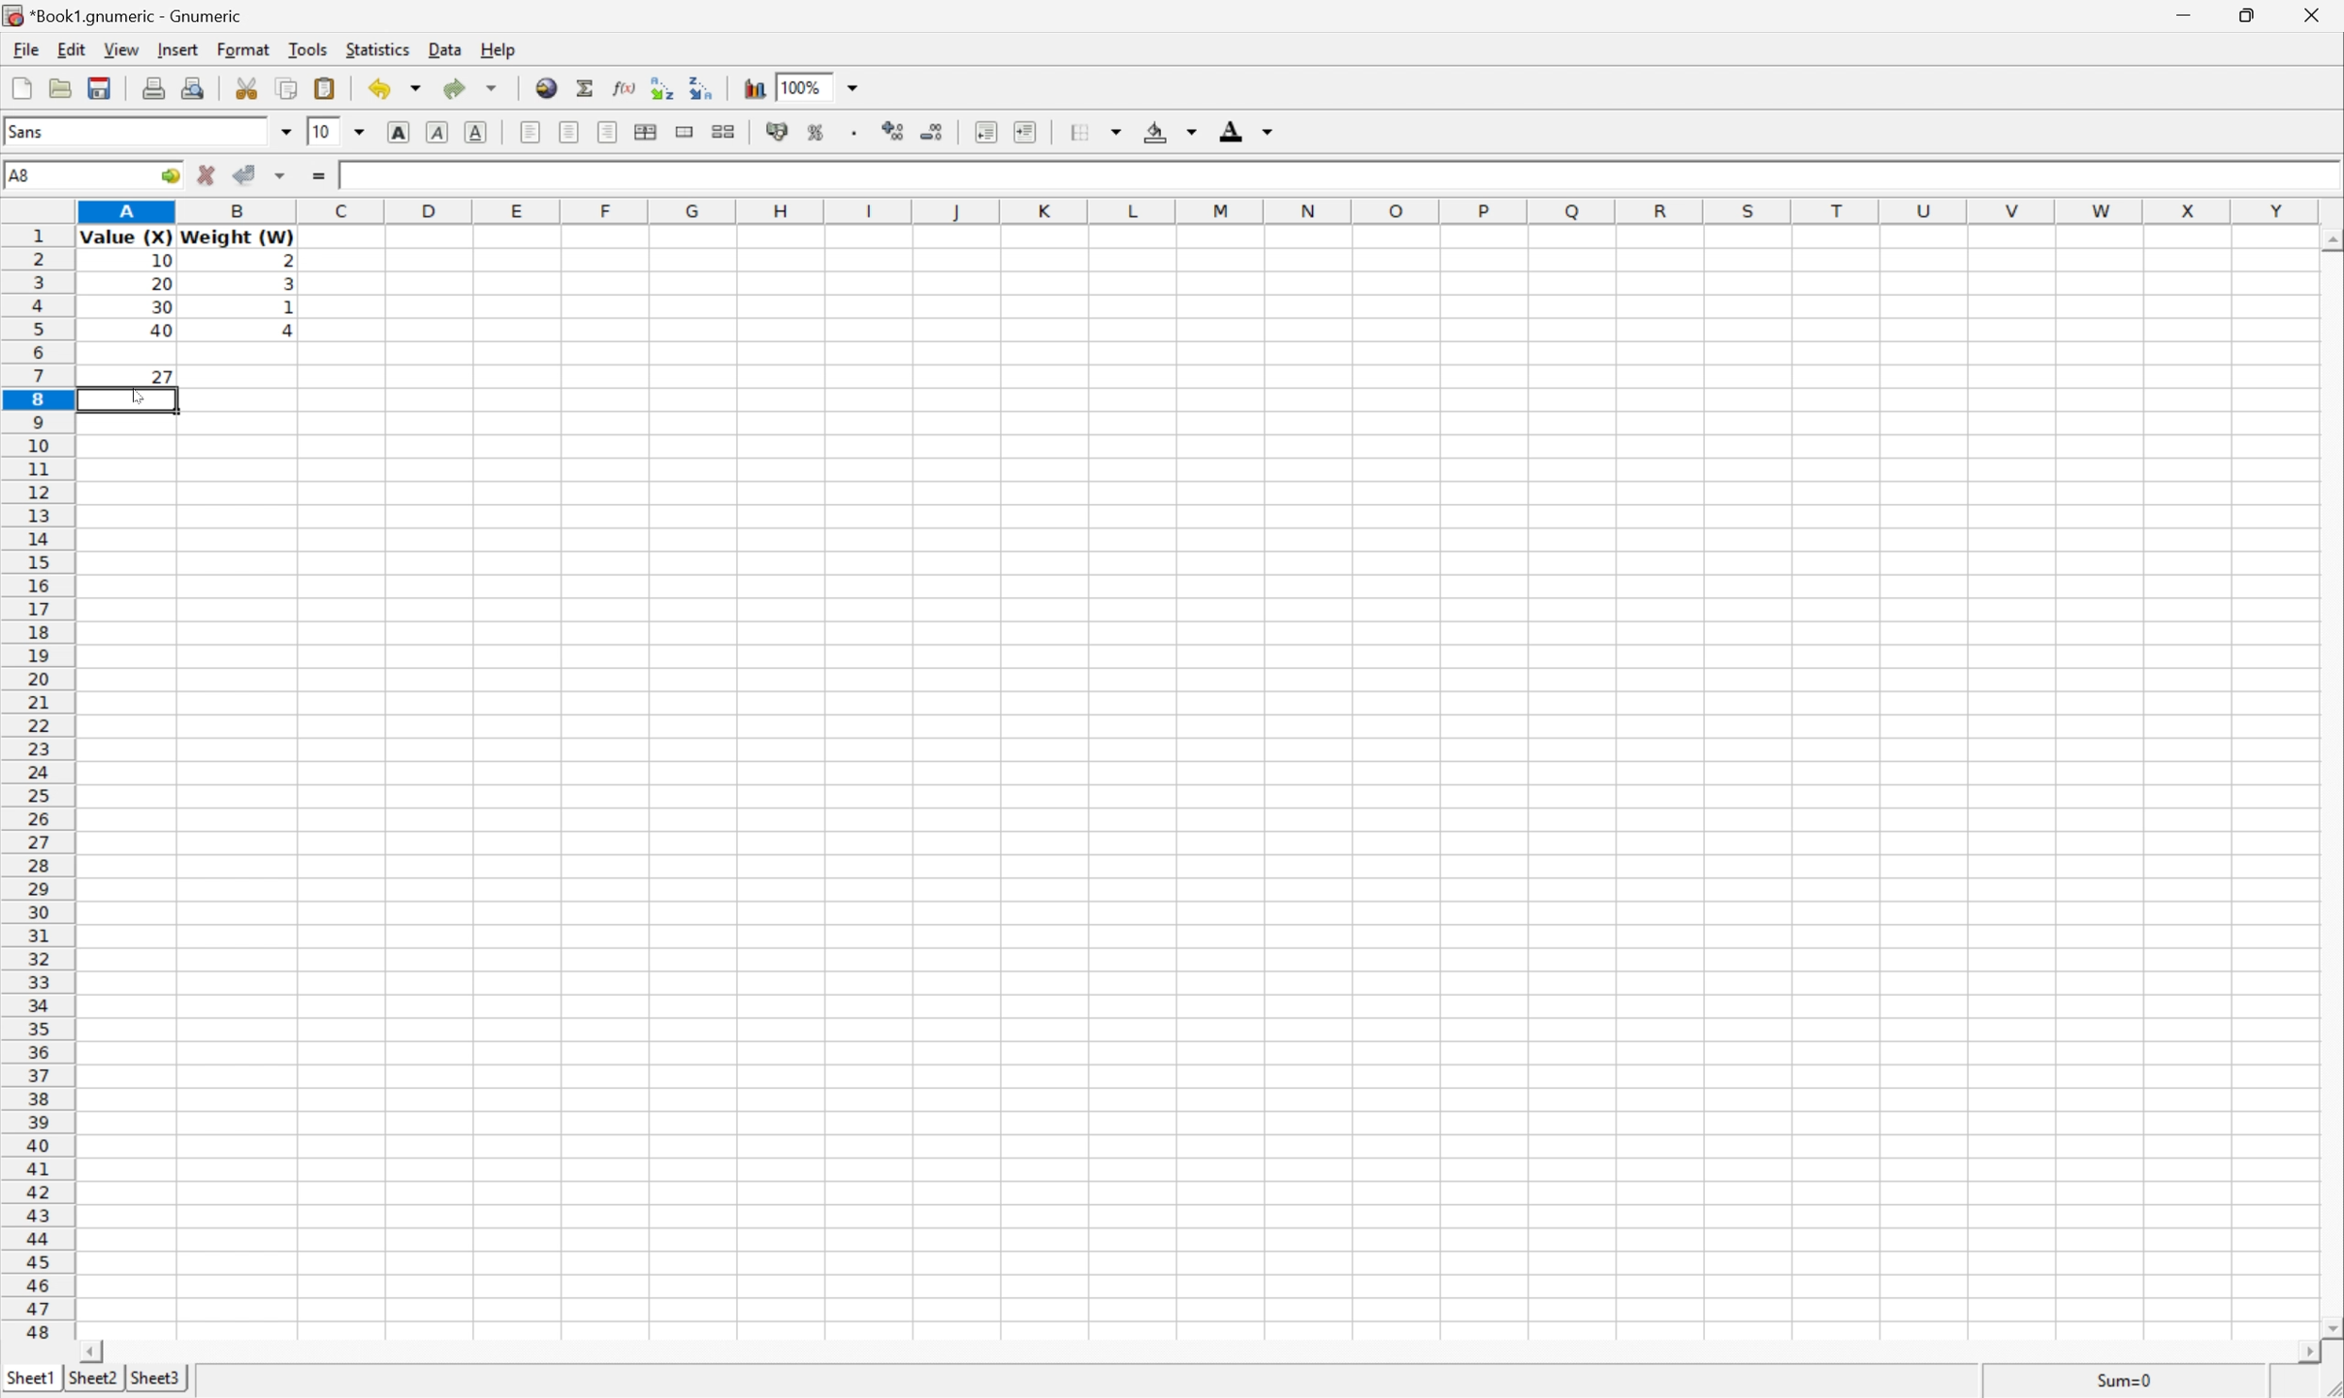 This screenshot has height=1398, width=2344. What do you see at coordinates (24, 171) in the screenshot?
I see `A8` at bounding box center [24, 171].